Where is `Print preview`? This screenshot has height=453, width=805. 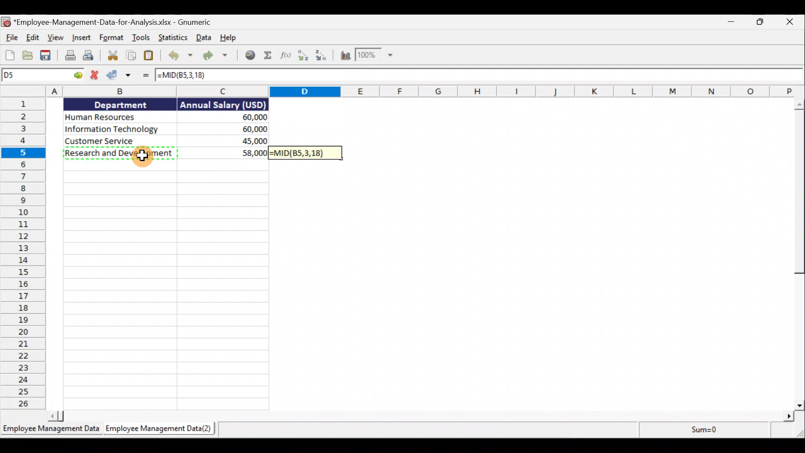 Print preview is located at coordinates (91, 56).